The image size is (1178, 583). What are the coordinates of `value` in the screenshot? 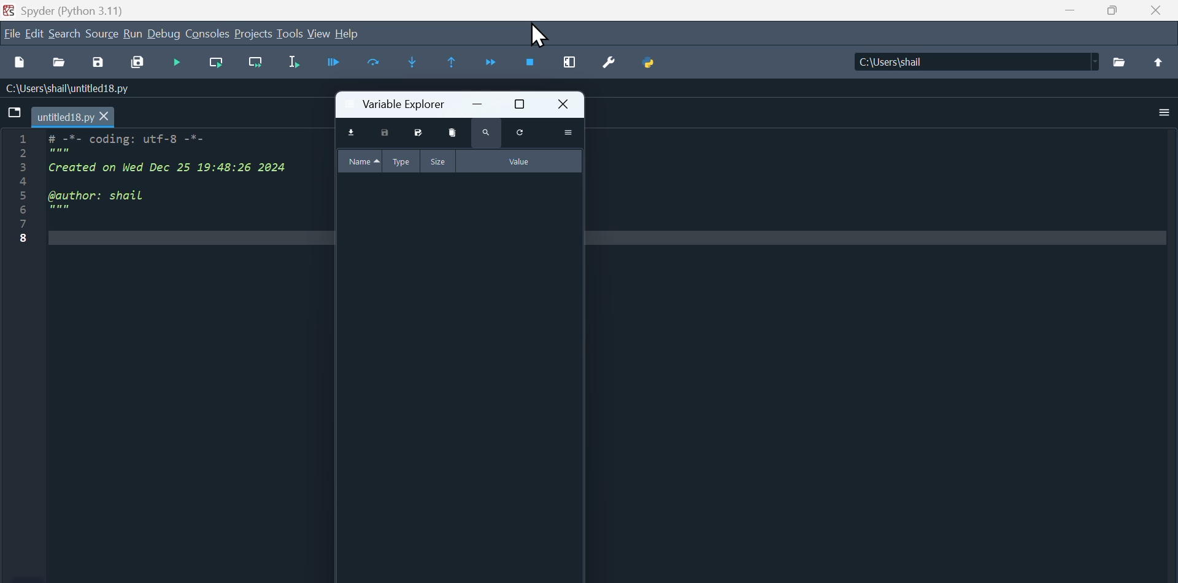 It's located at (520, 161).